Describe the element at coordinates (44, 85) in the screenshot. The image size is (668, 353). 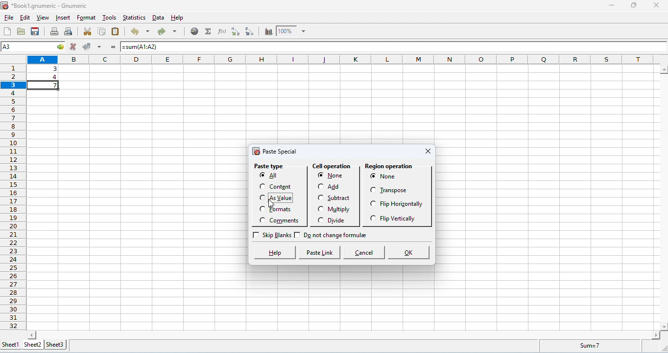
I see `cell copied` at that location.